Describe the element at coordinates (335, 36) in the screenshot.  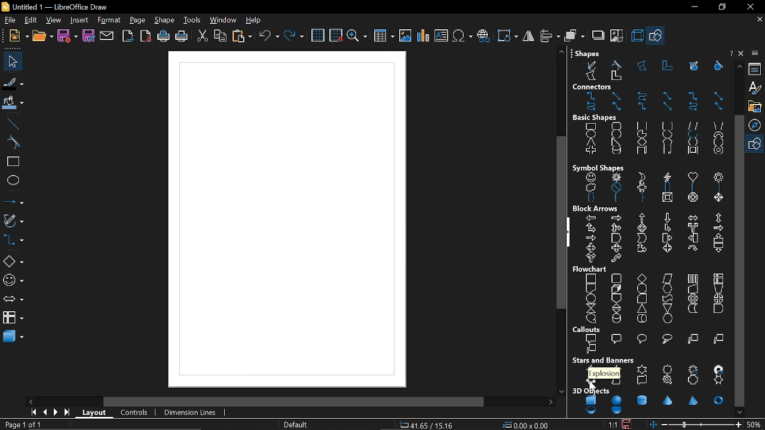
I see `snap to grid` at that location.